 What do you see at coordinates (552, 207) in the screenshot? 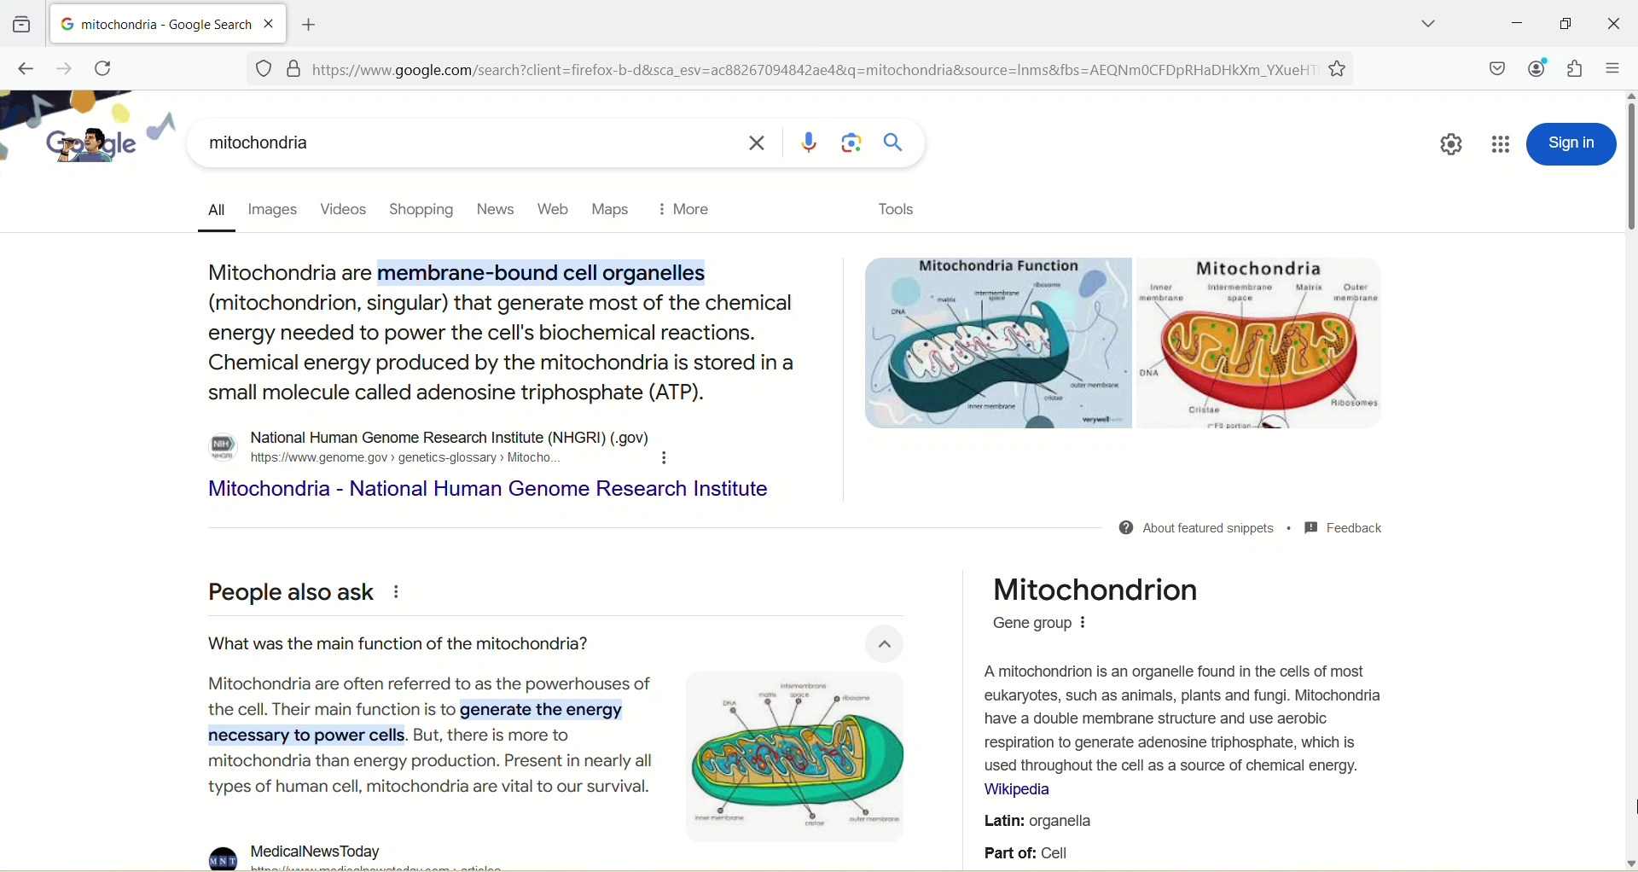
I see `` at bounding box center [552, 207].